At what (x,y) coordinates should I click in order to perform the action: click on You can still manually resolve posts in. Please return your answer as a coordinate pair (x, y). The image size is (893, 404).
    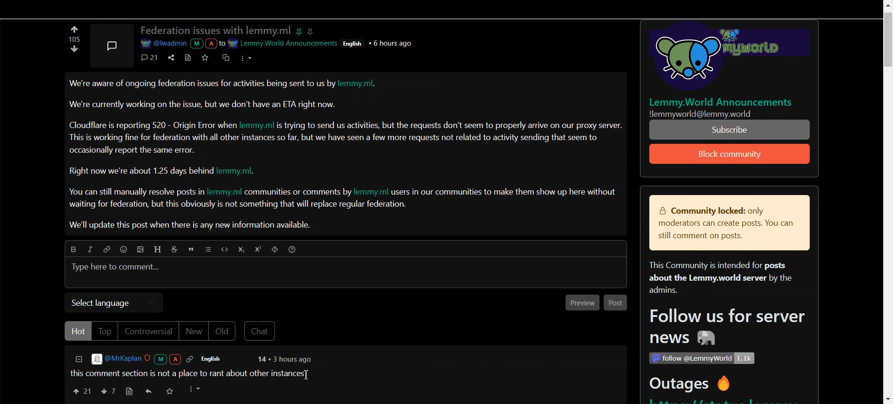
    Looking at the image, I should click on (134, 193).